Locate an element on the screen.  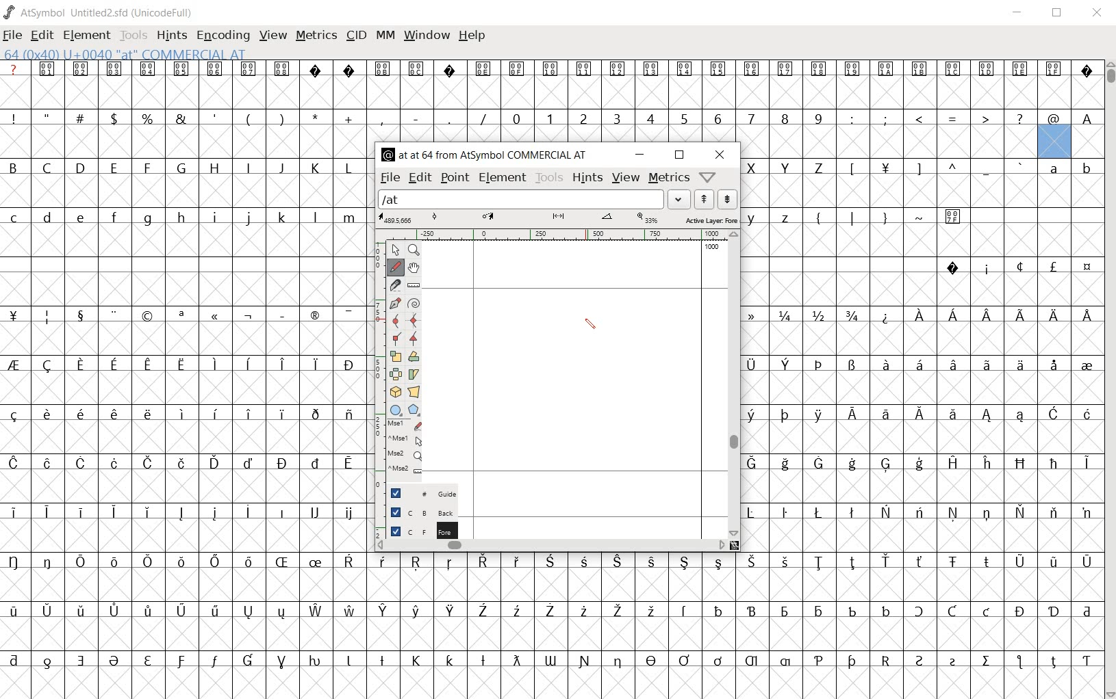
close is located at coordinates (720, 155).